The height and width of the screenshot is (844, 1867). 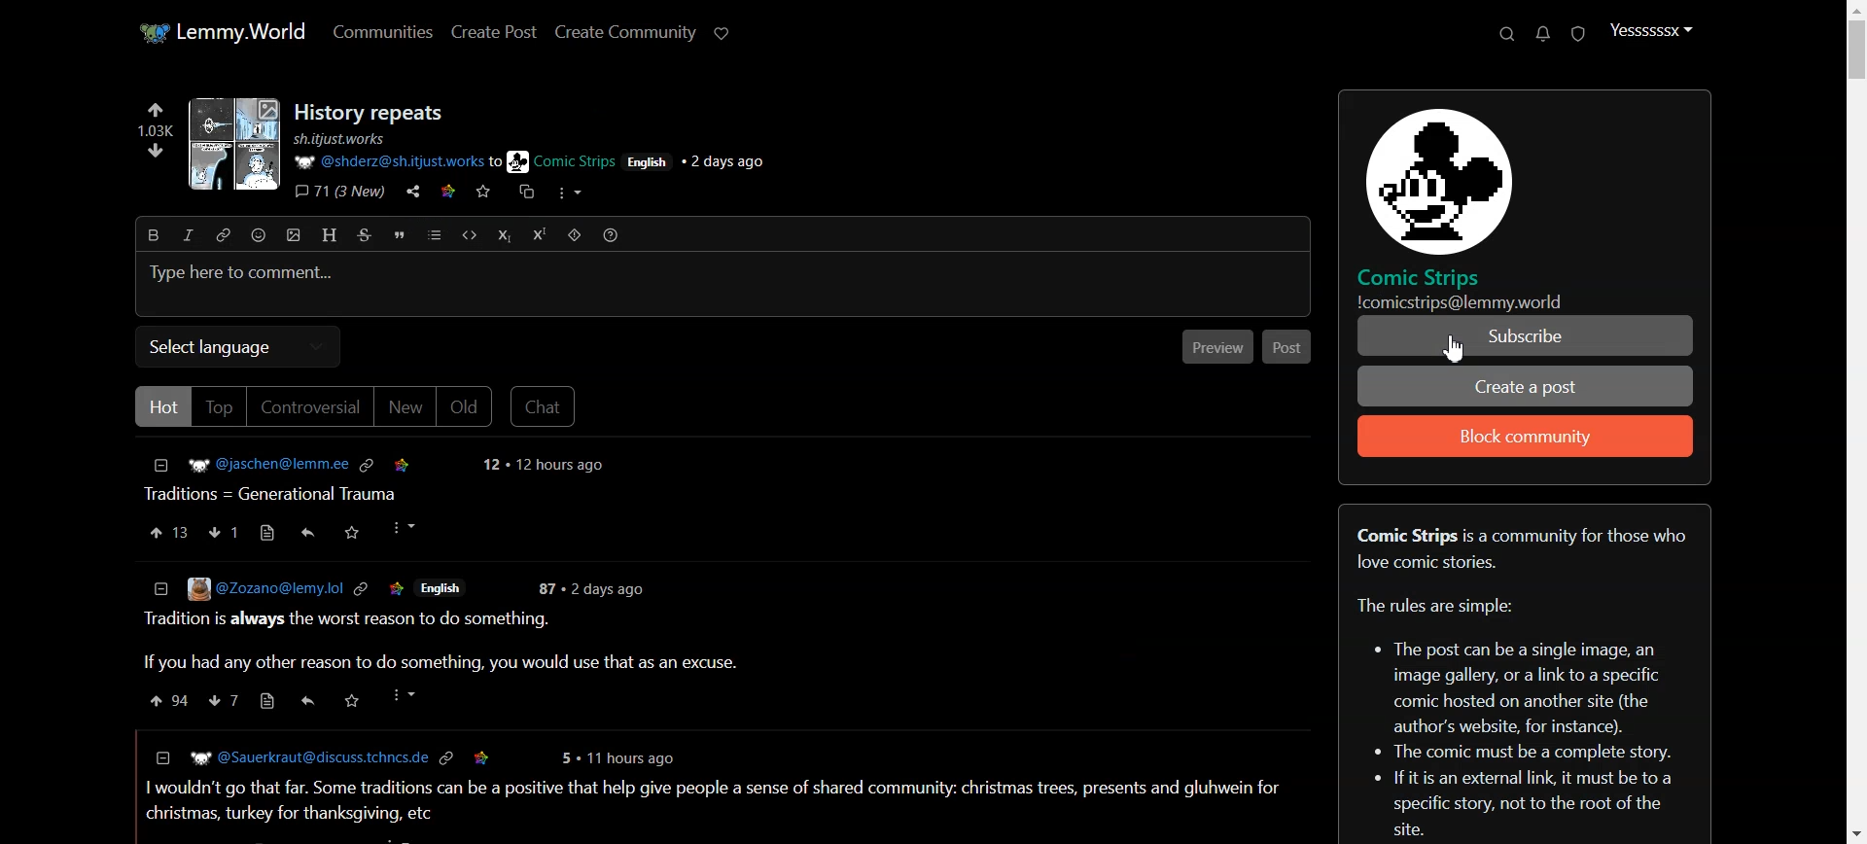 What do you see at coordinates (465, 406) in the screenshot?
I see `Old` at bounding box center [465, 406].